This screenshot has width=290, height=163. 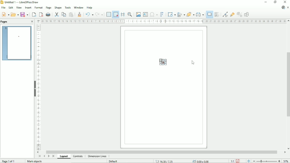 What do you see at coordinates (246, 14) in the screenshot?
I see `Show draw functions` at bounding box center [246, 14].